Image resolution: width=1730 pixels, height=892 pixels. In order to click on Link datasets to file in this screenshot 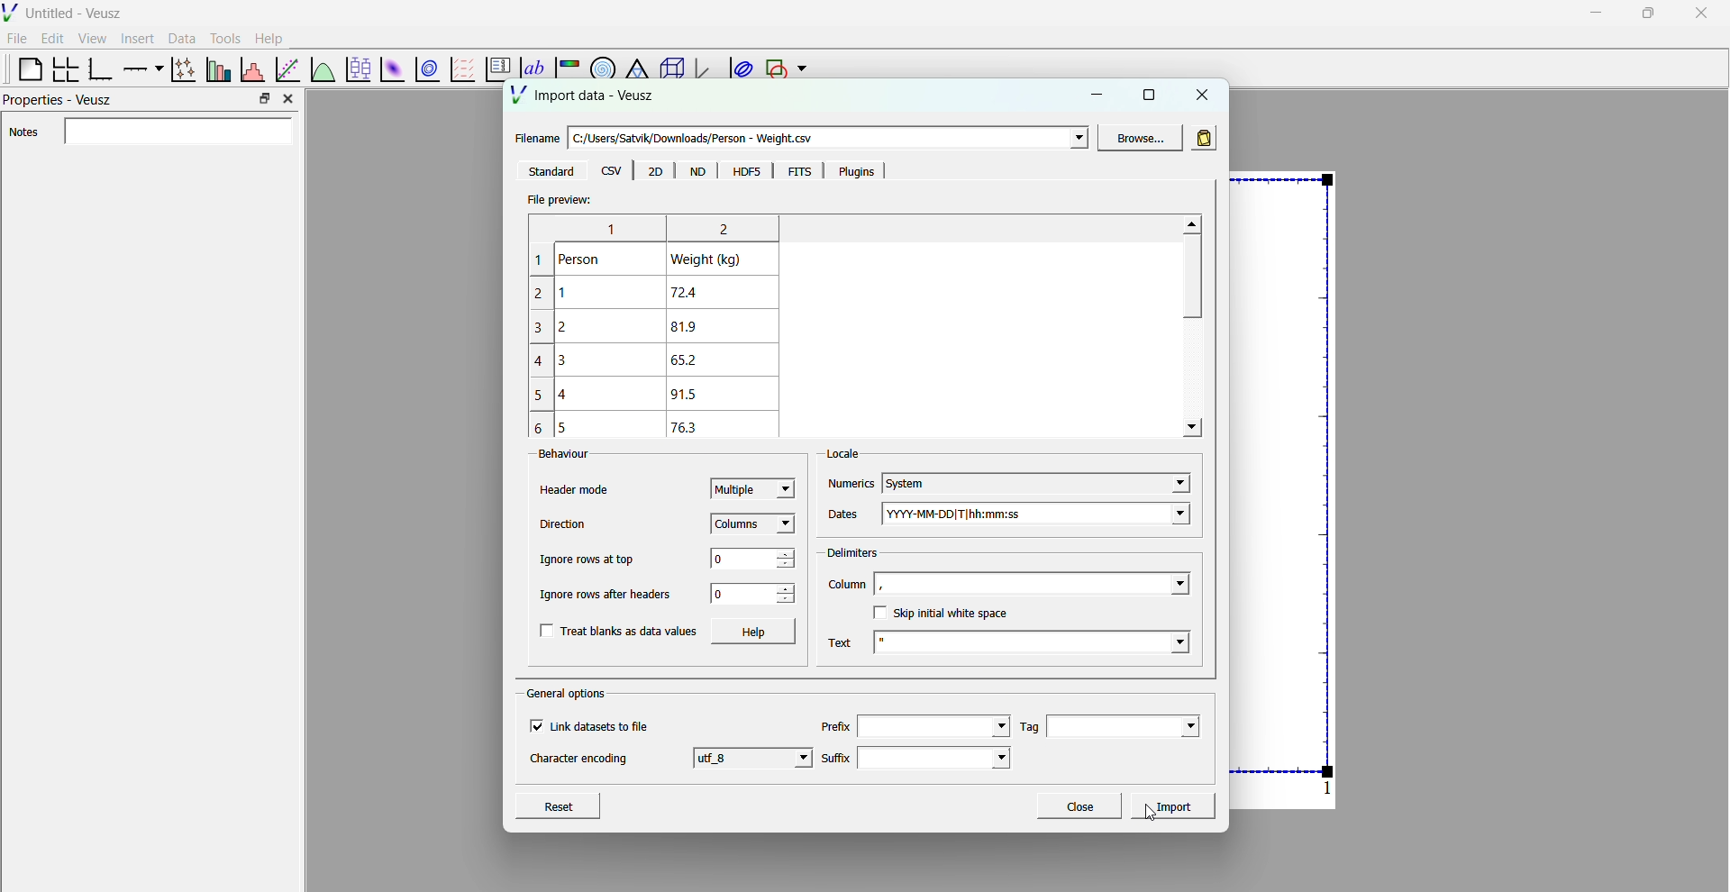, I will do `click(596, 726)`.